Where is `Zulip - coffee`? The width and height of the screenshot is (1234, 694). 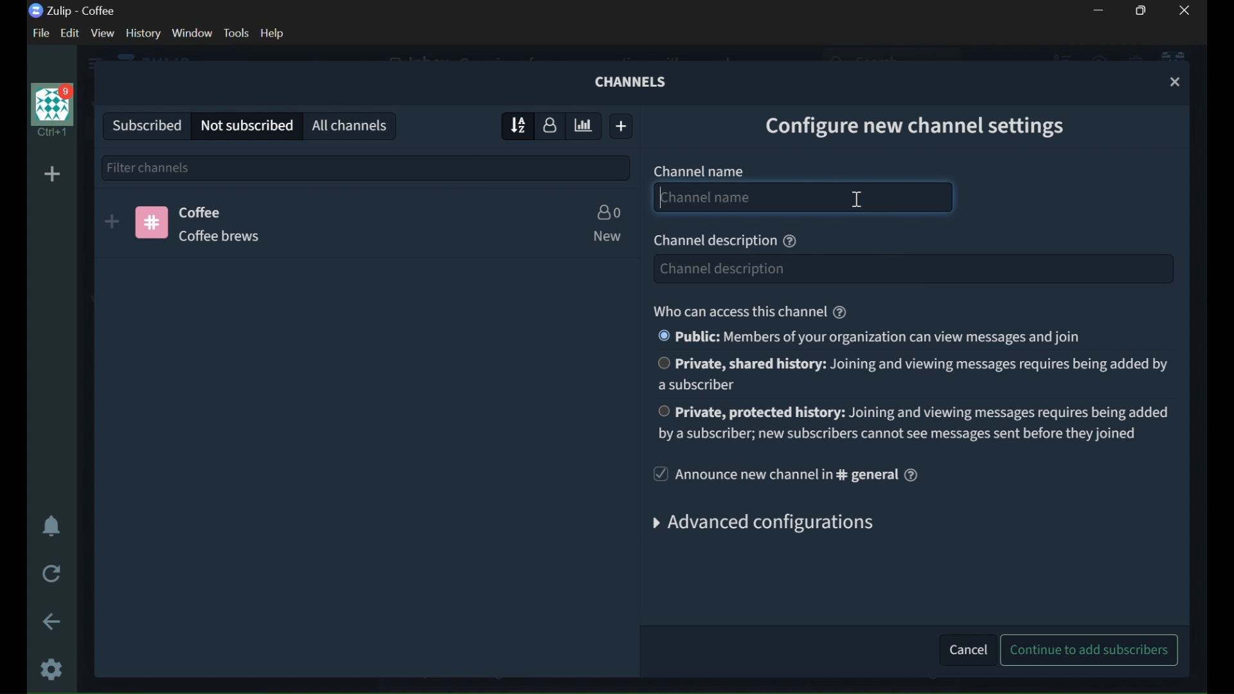 Zulip - coffee is located at coordinates (72, 11).